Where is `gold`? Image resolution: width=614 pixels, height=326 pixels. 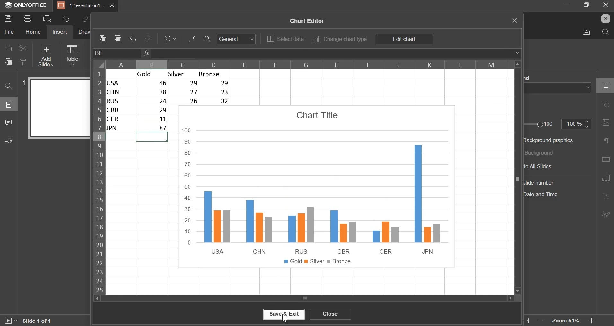
gold is located at coordinates (148, 74).